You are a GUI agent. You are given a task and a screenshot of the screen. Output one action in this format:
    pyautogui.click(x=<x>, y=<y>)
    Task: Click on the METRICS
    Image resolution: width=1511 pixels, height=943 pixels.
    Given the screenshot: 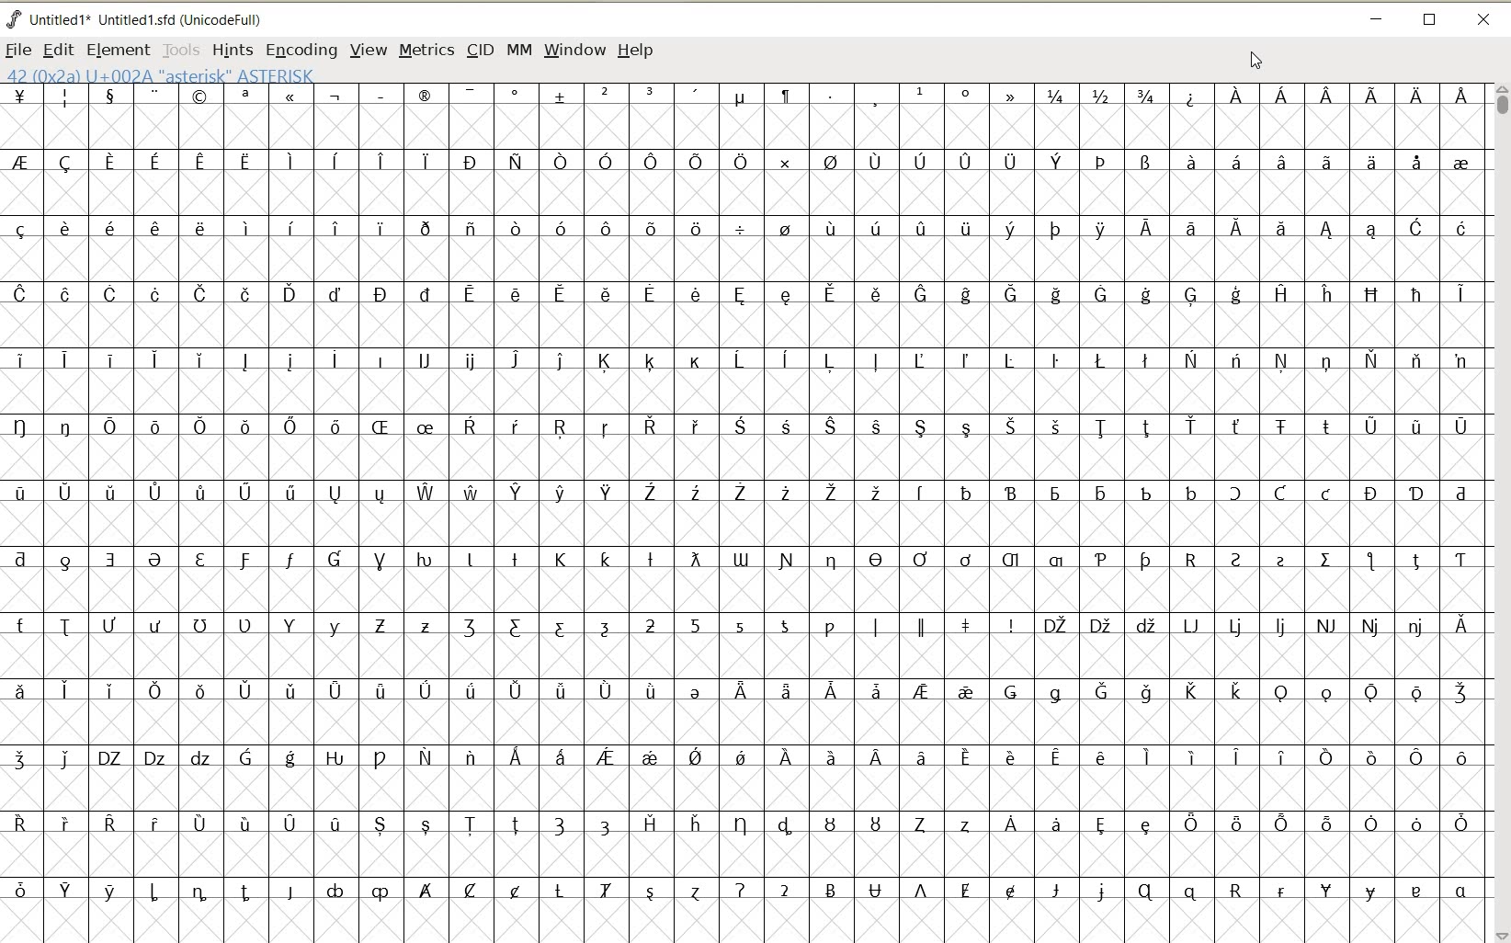 What is the action you would take?
    pyautogui.click(x=425, y=51)
    